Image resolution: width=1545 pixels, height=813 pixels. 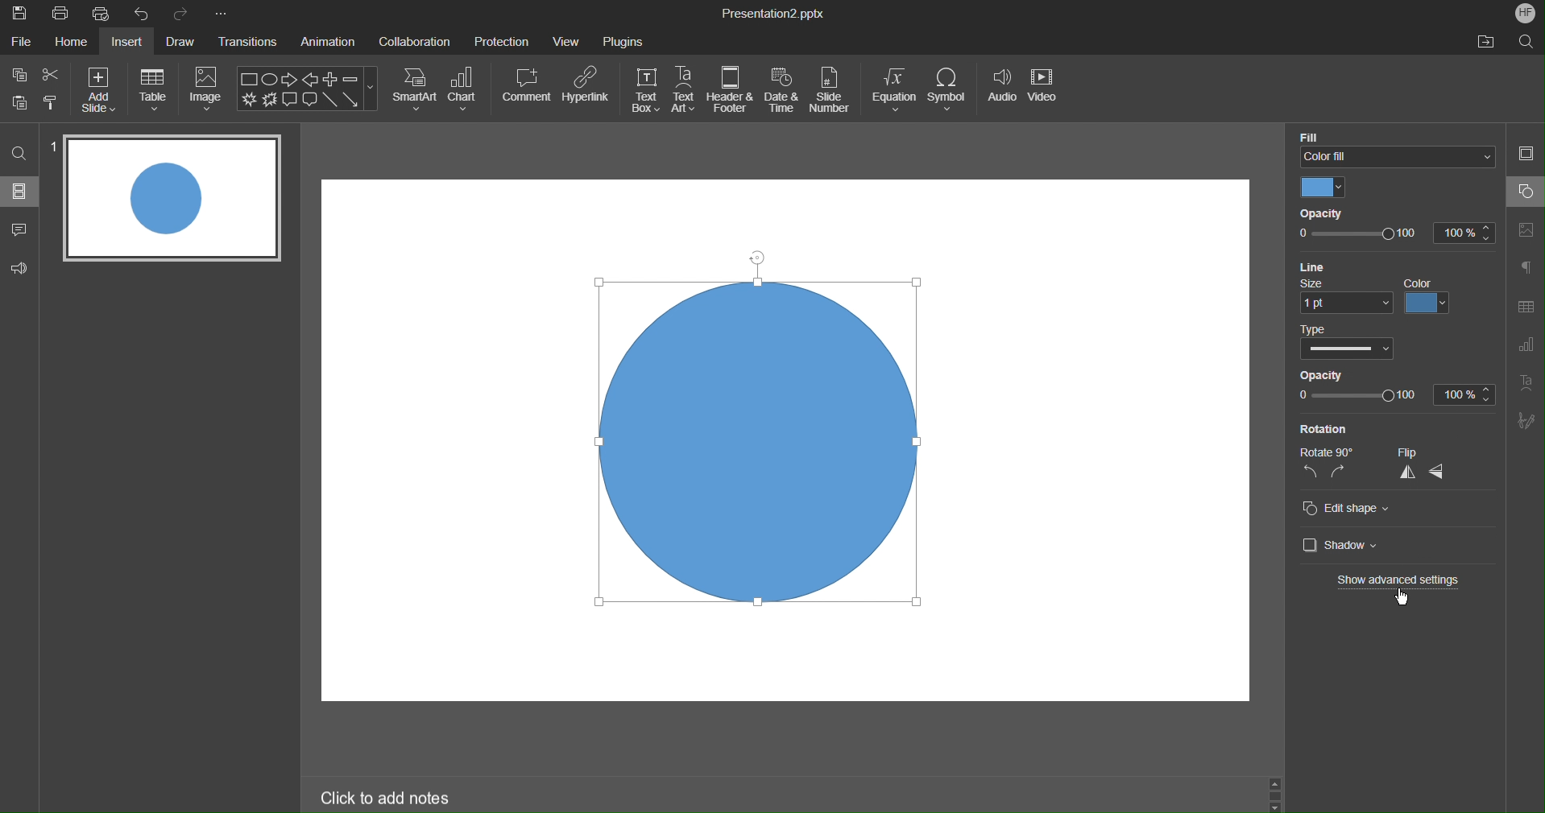 I want to click on Shadow, so click(x=1336, y=545).